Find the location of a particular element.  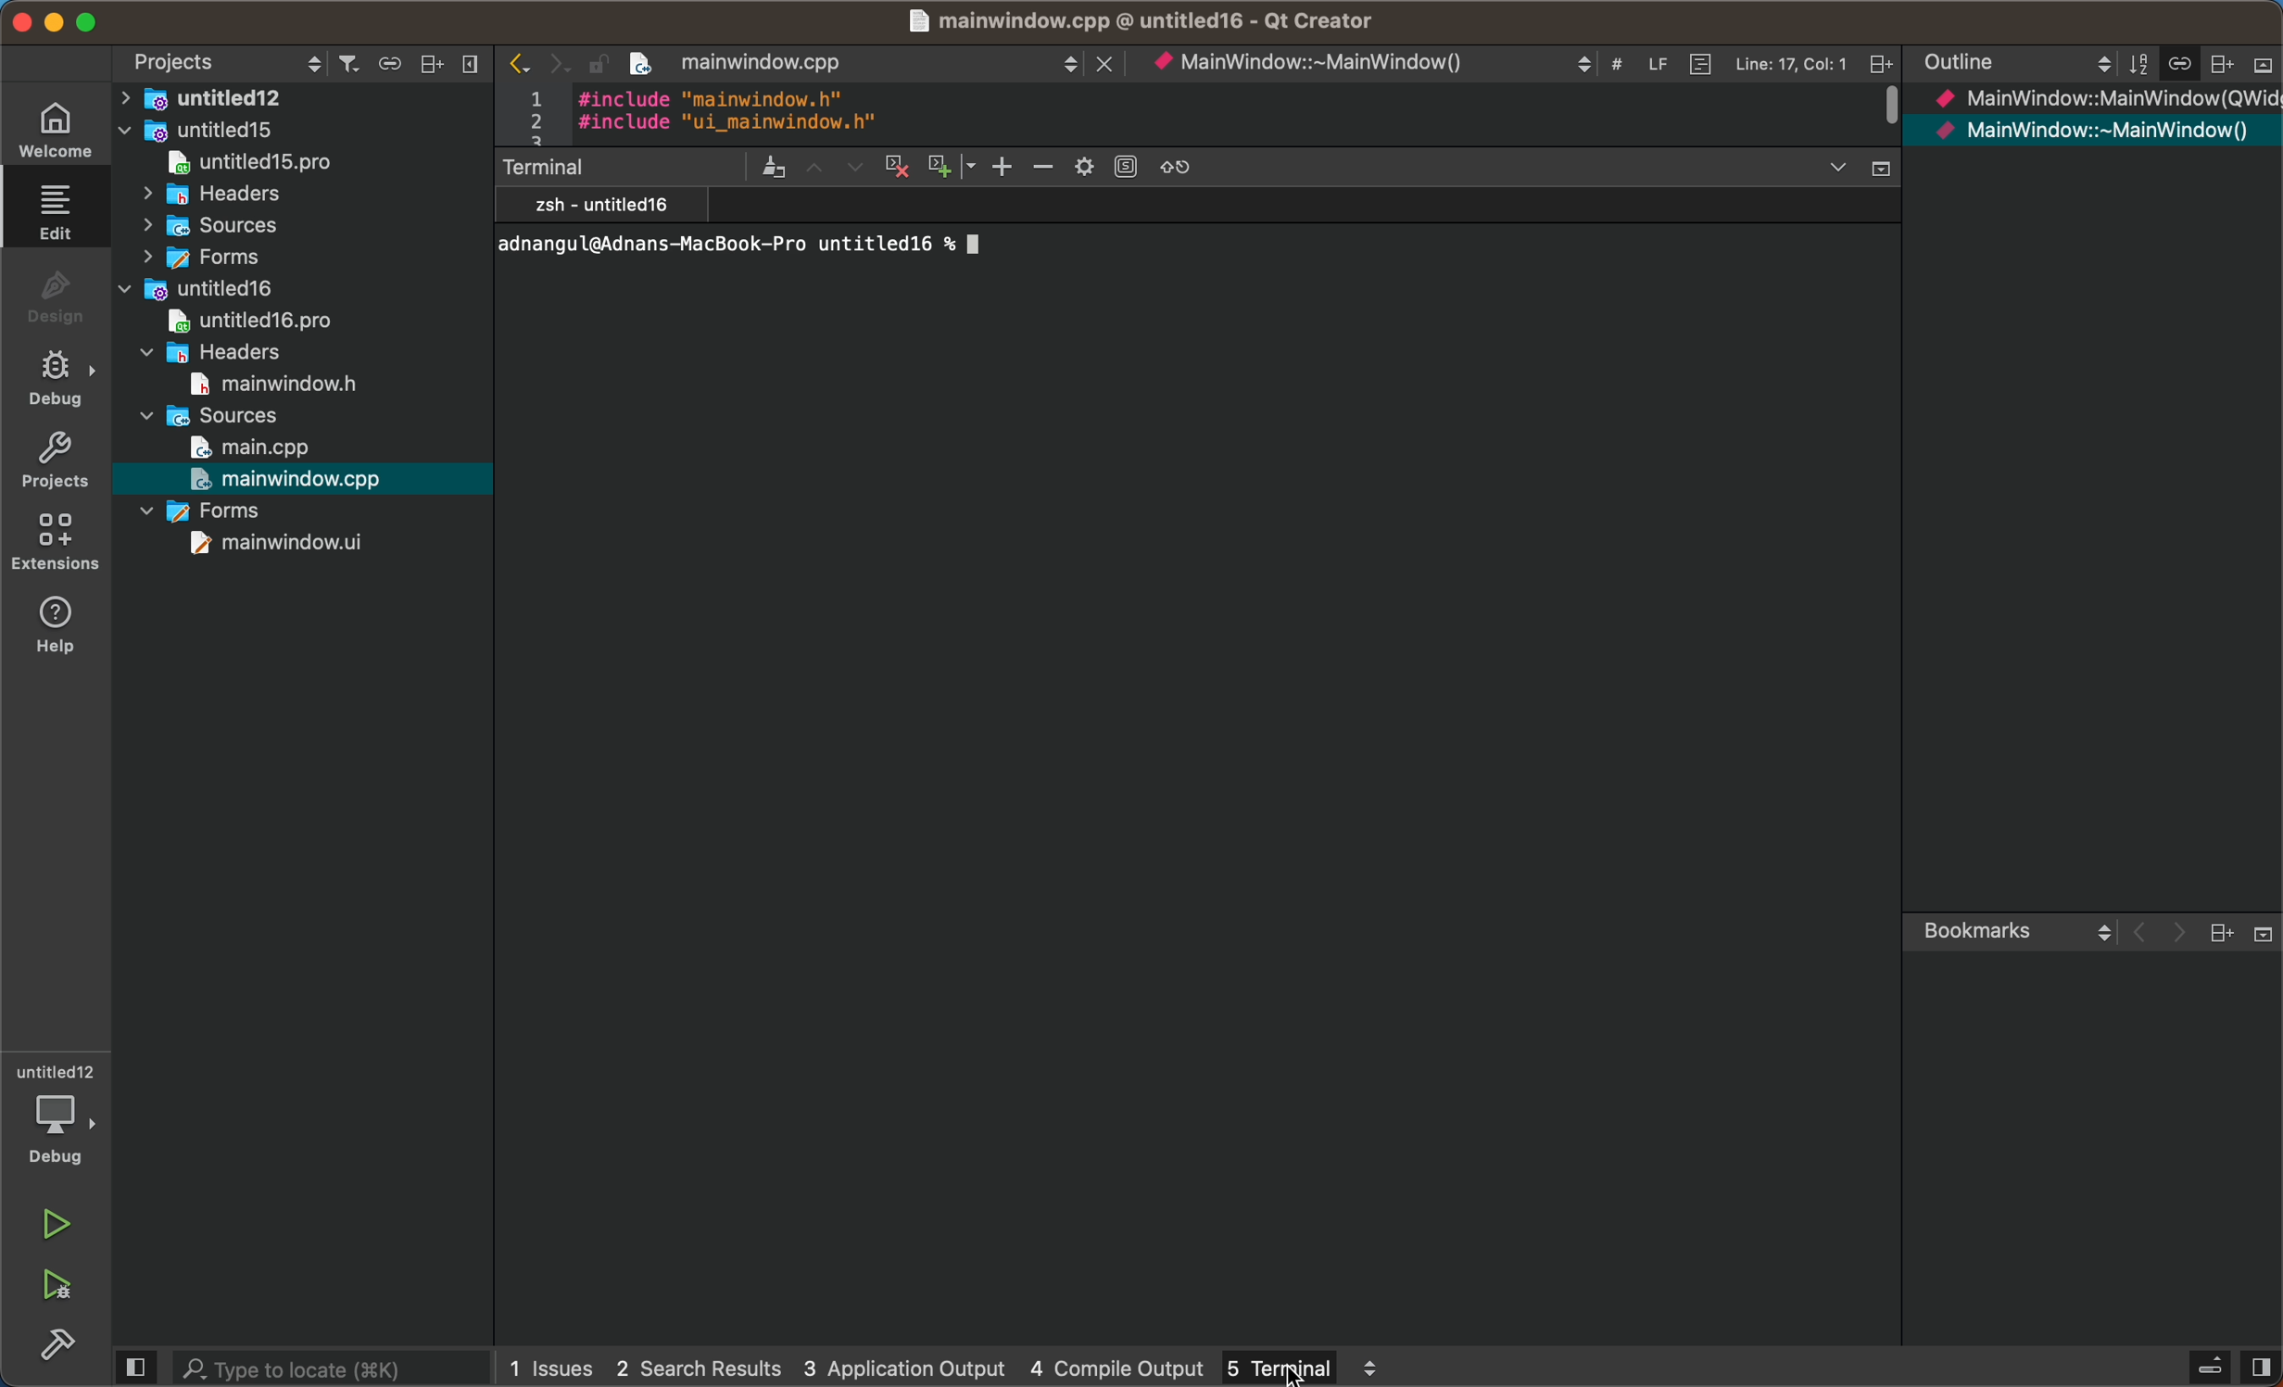

terminal code is located at coordinates (1054, 248).